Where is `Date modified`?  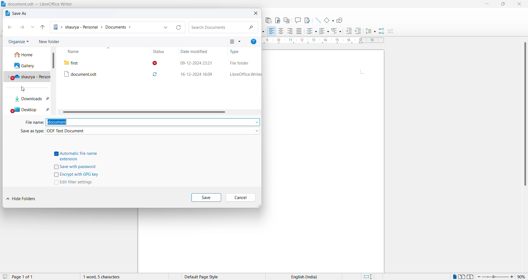
Date modified is located at coordinates (196, 52).